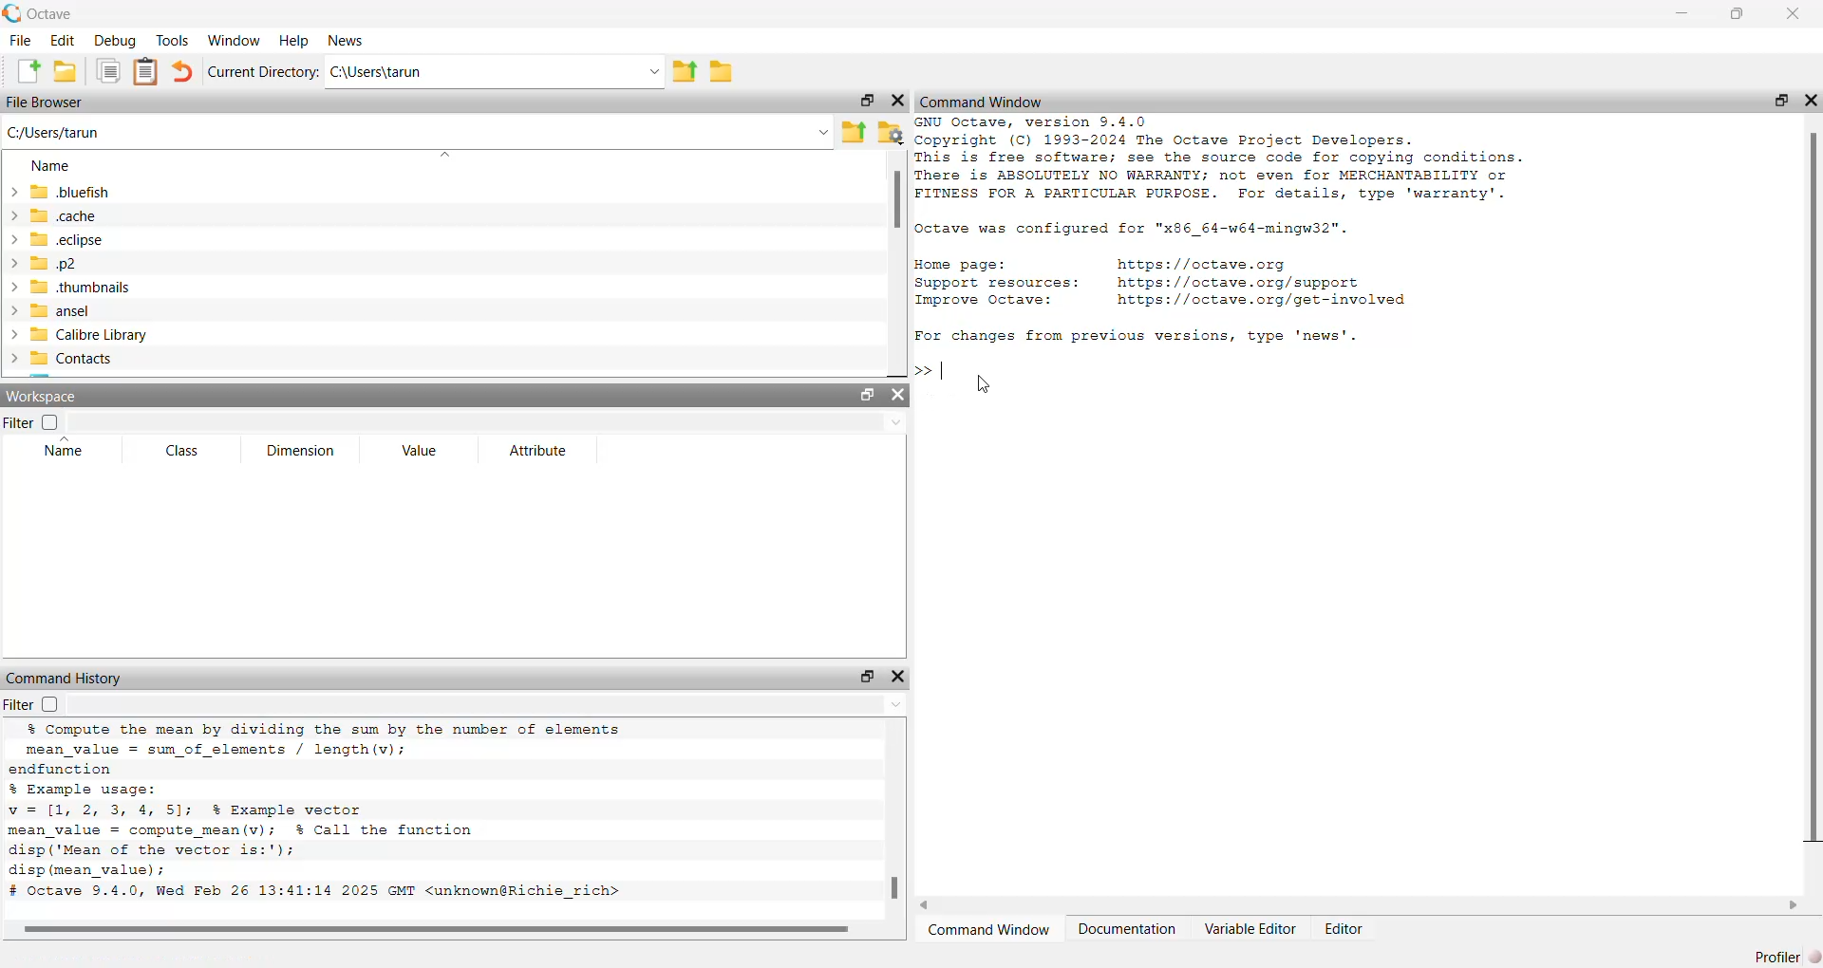 The image size is (1823, 968). What do you see at coordinates (32, 422) in the screenshot?
I see `Filter` at bounding box center [32, 422].